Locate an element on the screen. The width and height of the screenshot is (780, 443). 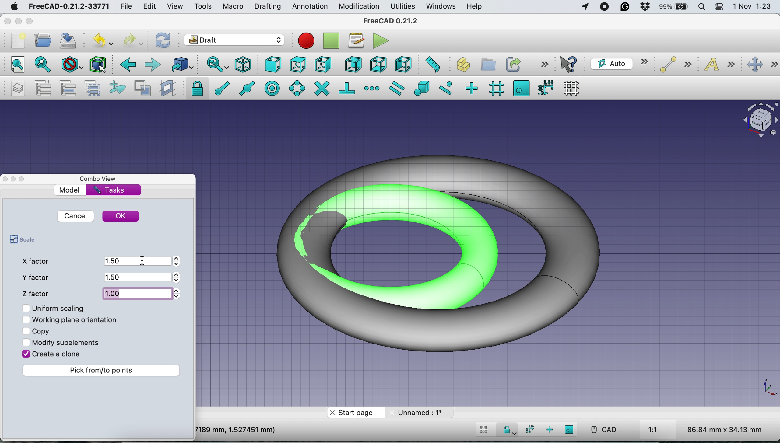
pick from to points is located at coordinates (103, 370).